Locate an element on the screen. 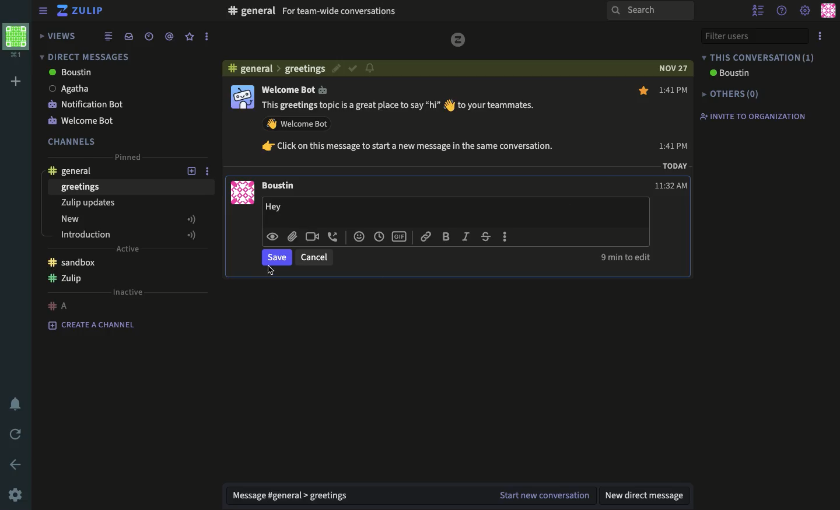  new direct message is located at coordinates (647, 495).